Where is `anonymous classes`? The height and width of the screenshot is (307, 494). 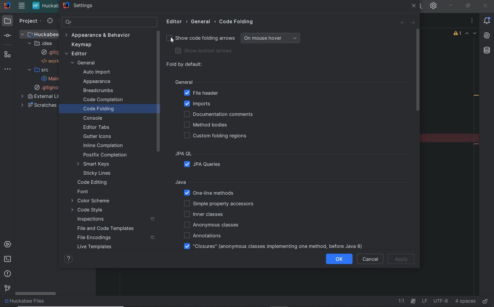
anonymous classes is located at coordinates (210, 225).